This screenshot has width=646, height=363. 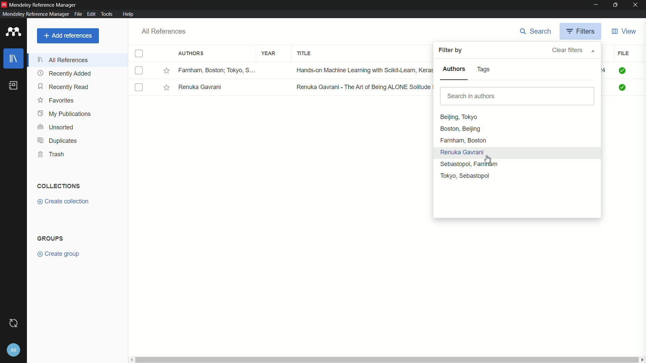 What do you see at coordinates (63, 60) in the screenshot?
I see `all references` at bounding box center [63, 60].